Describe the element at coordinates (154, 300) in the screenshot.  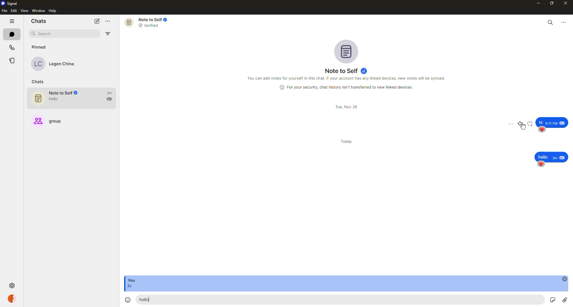
I see `hello` at that location.